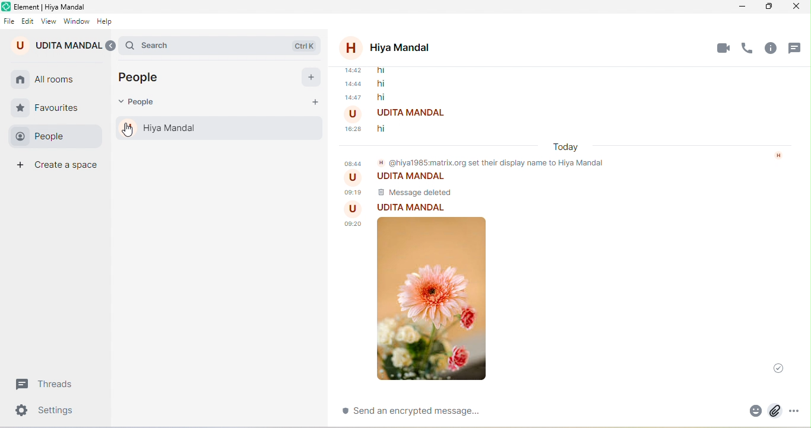  Describe the element at coordinates (381, 71) in the screenshot. I see `message` at that location.